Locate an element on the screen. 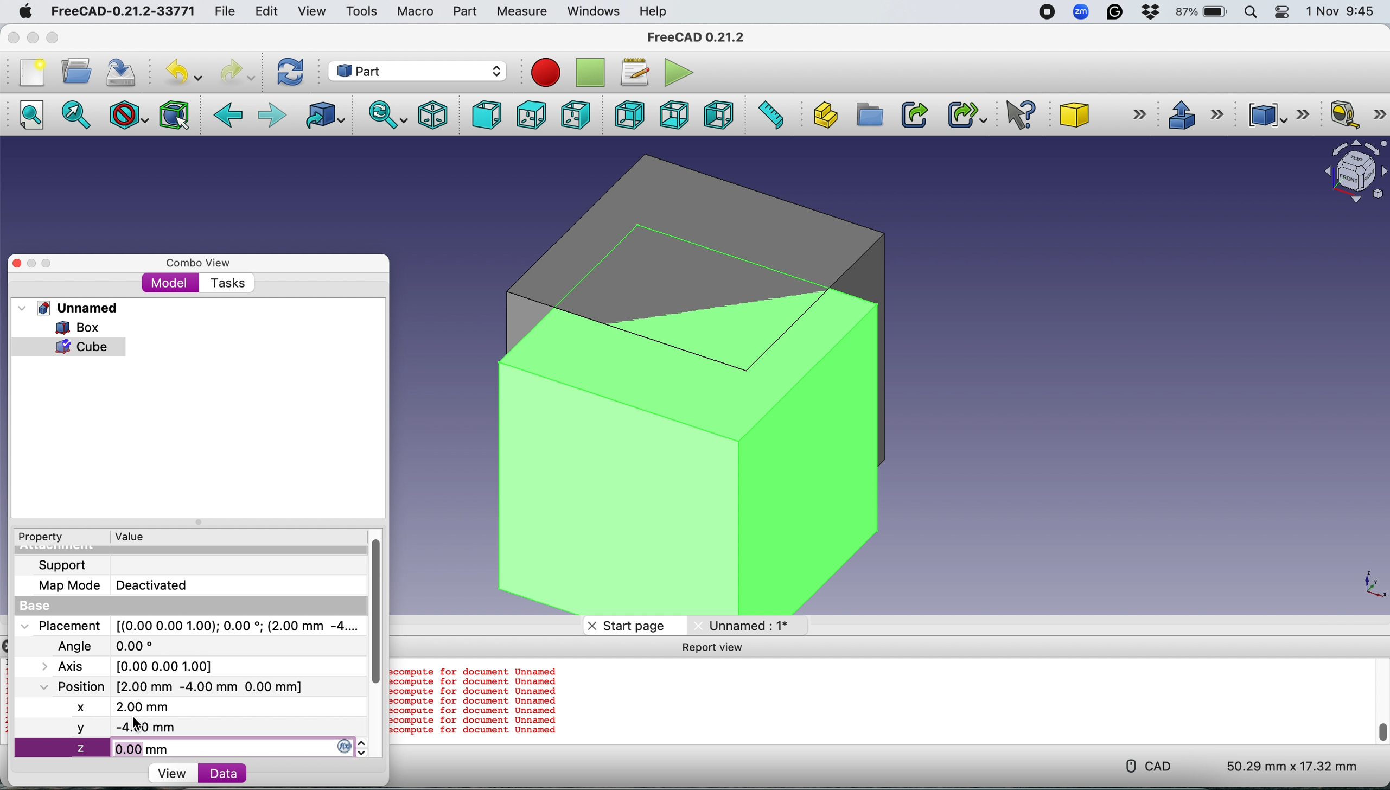  Sync view is located at coordinates (384, 114).